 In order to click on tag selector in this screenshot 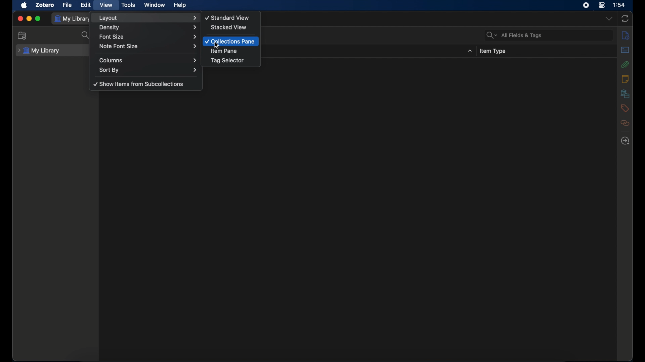, I will do `click(228, 61)`.